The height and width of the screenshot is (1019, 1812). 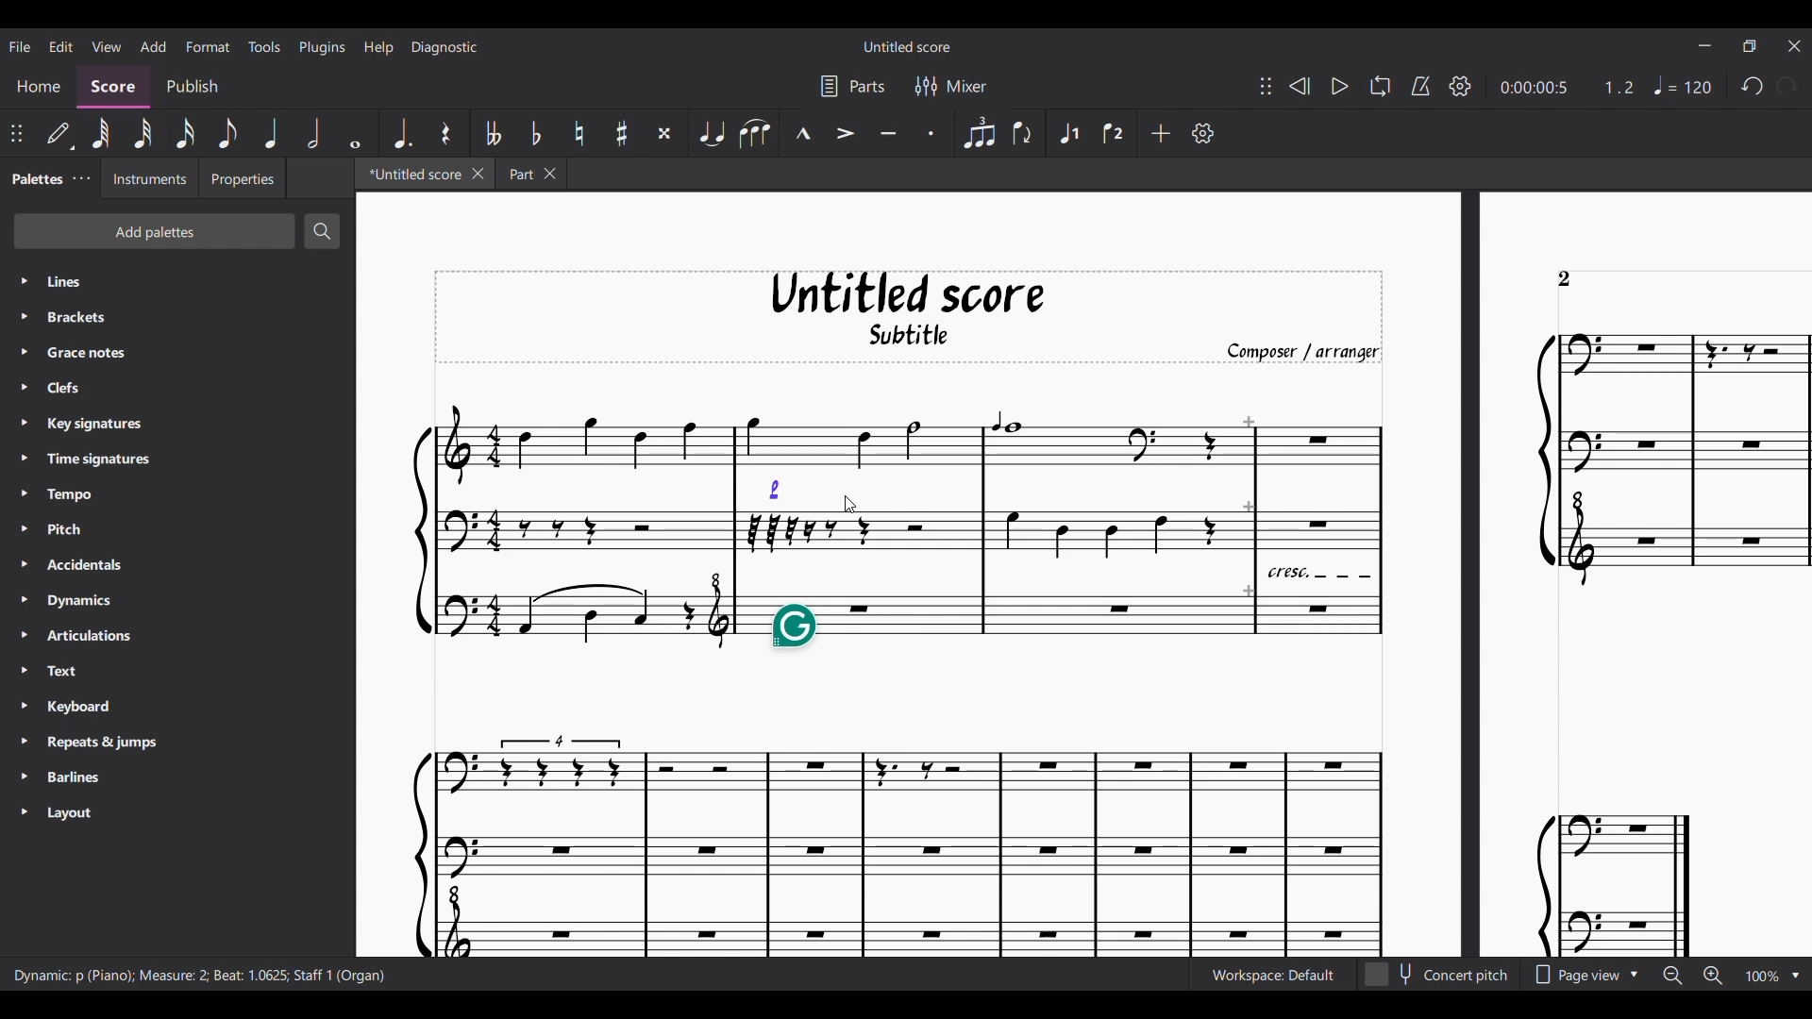 I want to click on Page count , so click(x=1565, y=279).